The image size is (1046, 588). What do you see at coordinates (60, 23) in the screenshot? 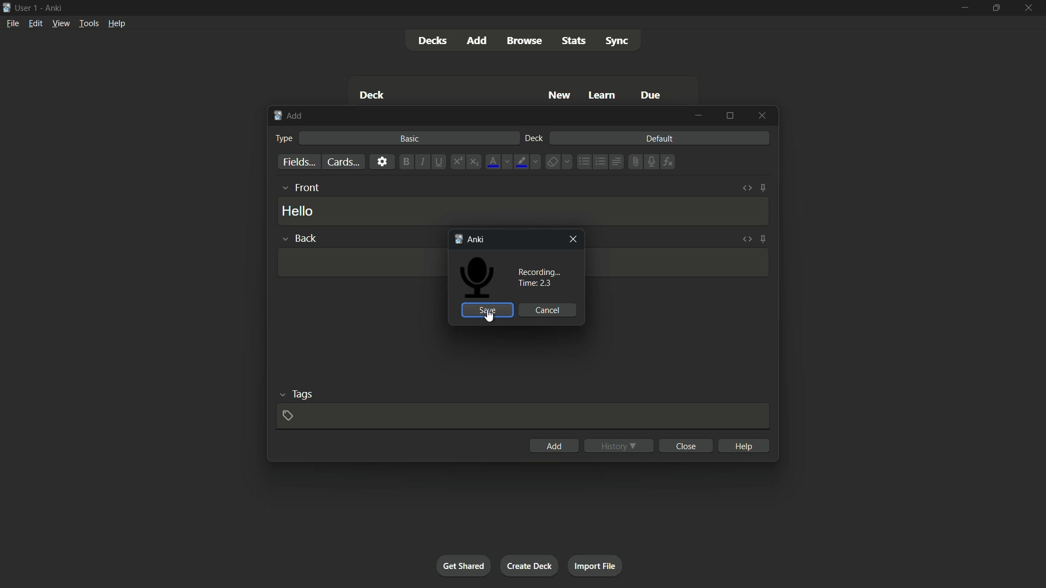
I see `view menu` at bounding box center [60, 23].